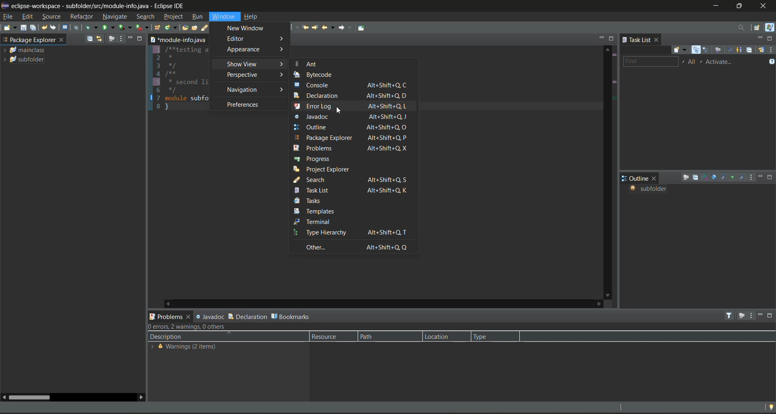 The height and width of the screenshot is (414, 776). What do you see at coordinates (103, 5) in the screenshot?
I see `» eclipse-workspace - subfolder/src/module-info.java - Eclipse IDE` at bounding box center [103, 5].